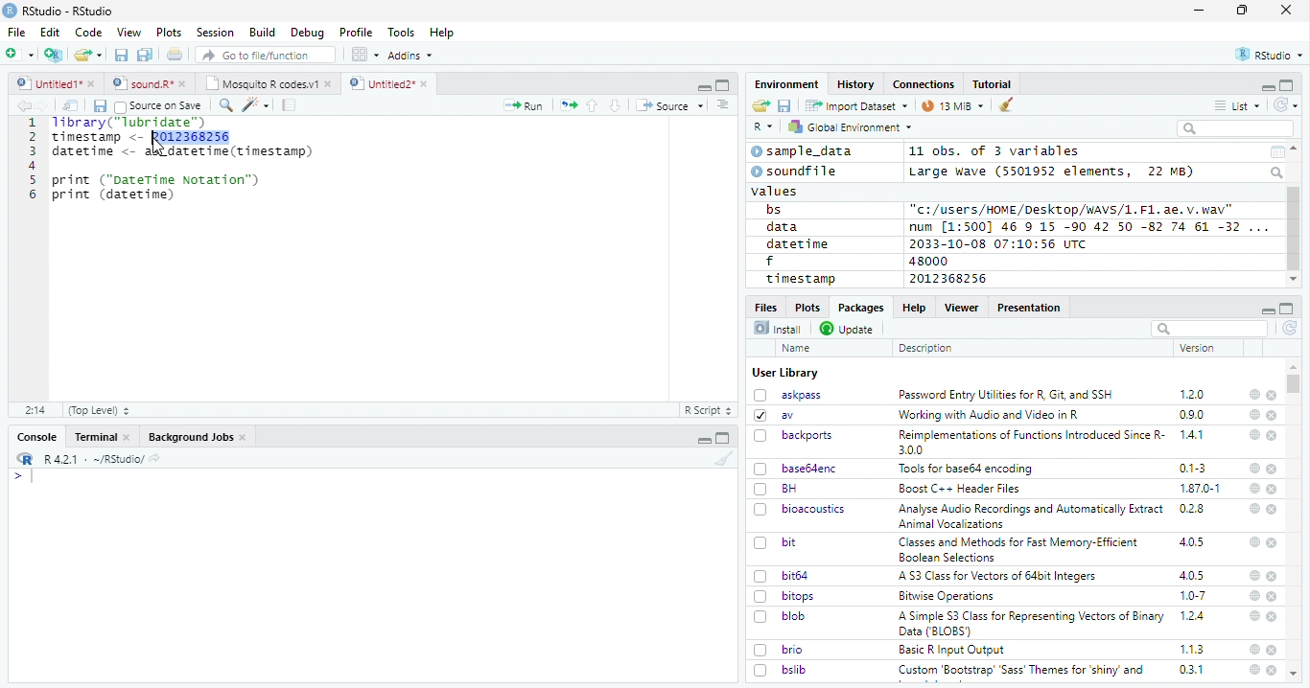 The image size is (1310, 688). Describe the element at coordinates (1252, 615) in the screenshot. I see `help` at that location.